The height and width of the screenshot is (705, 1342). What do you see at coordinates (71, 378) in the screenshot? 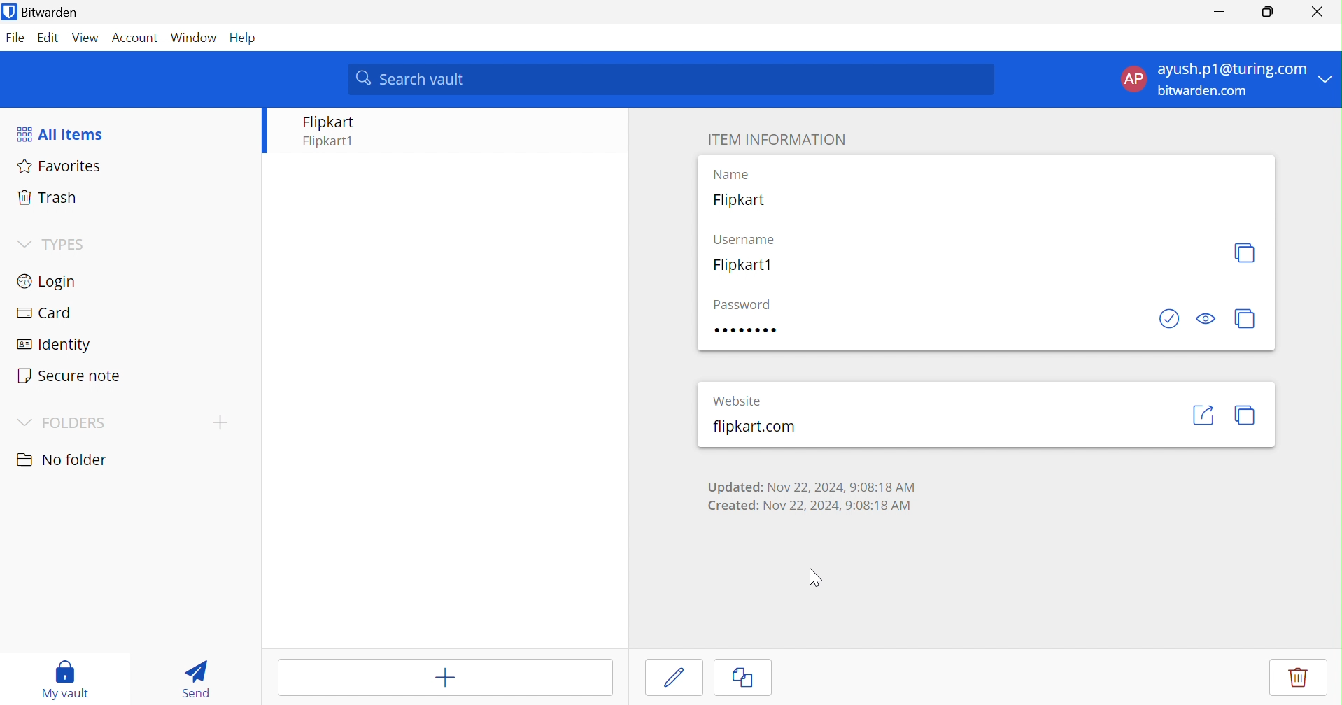
I see `Secure note` at bounding box center [71, 378].